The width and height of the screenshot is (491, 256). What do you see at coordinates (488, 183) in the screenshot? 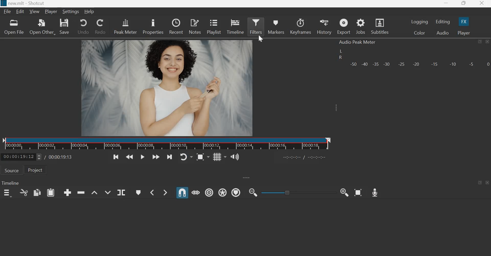
I see `close` at bounding box center [488, 183].